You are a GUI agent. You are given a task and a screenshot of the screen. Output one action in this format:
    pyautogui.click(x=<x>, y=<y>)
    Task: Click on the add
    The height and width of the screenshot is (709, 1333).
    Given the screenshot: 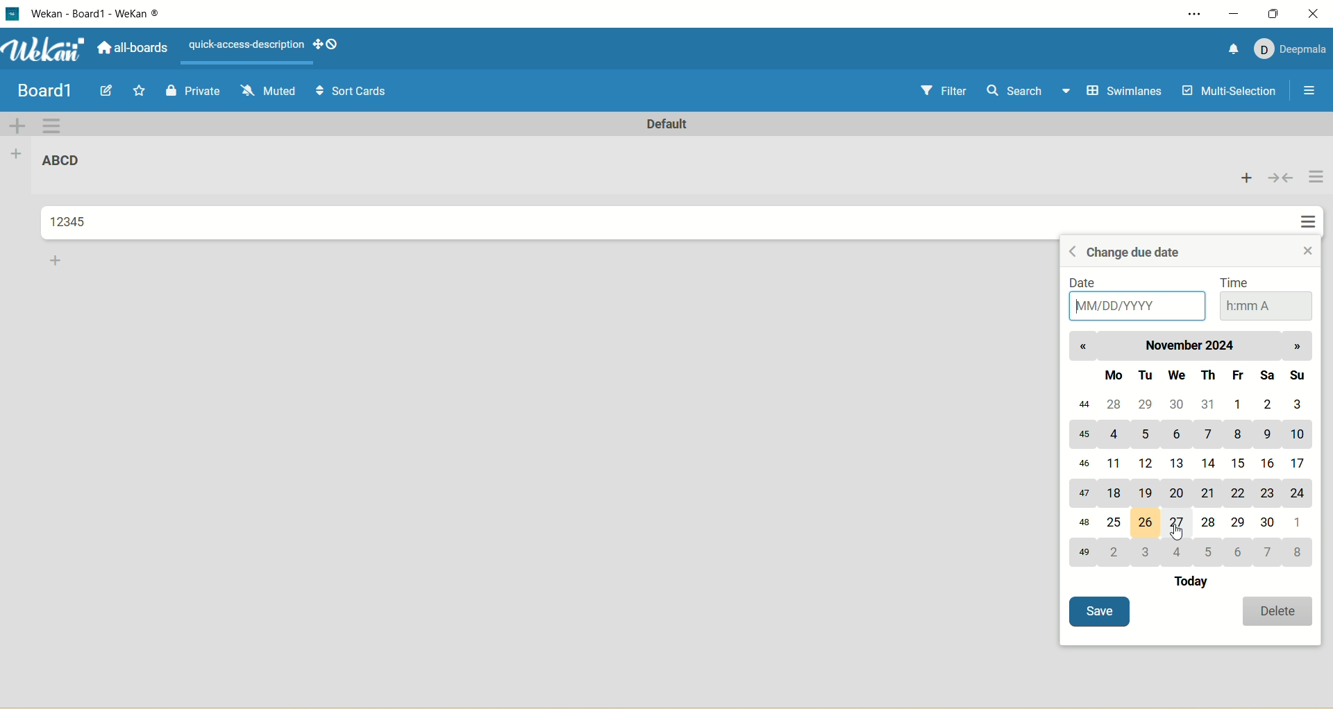 What is the action you would take?
    pyautogui.click(x=1248, y=177)
    